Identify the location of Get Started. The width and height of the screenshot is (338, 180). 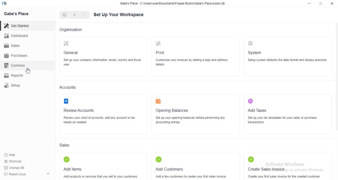
(18, 26).